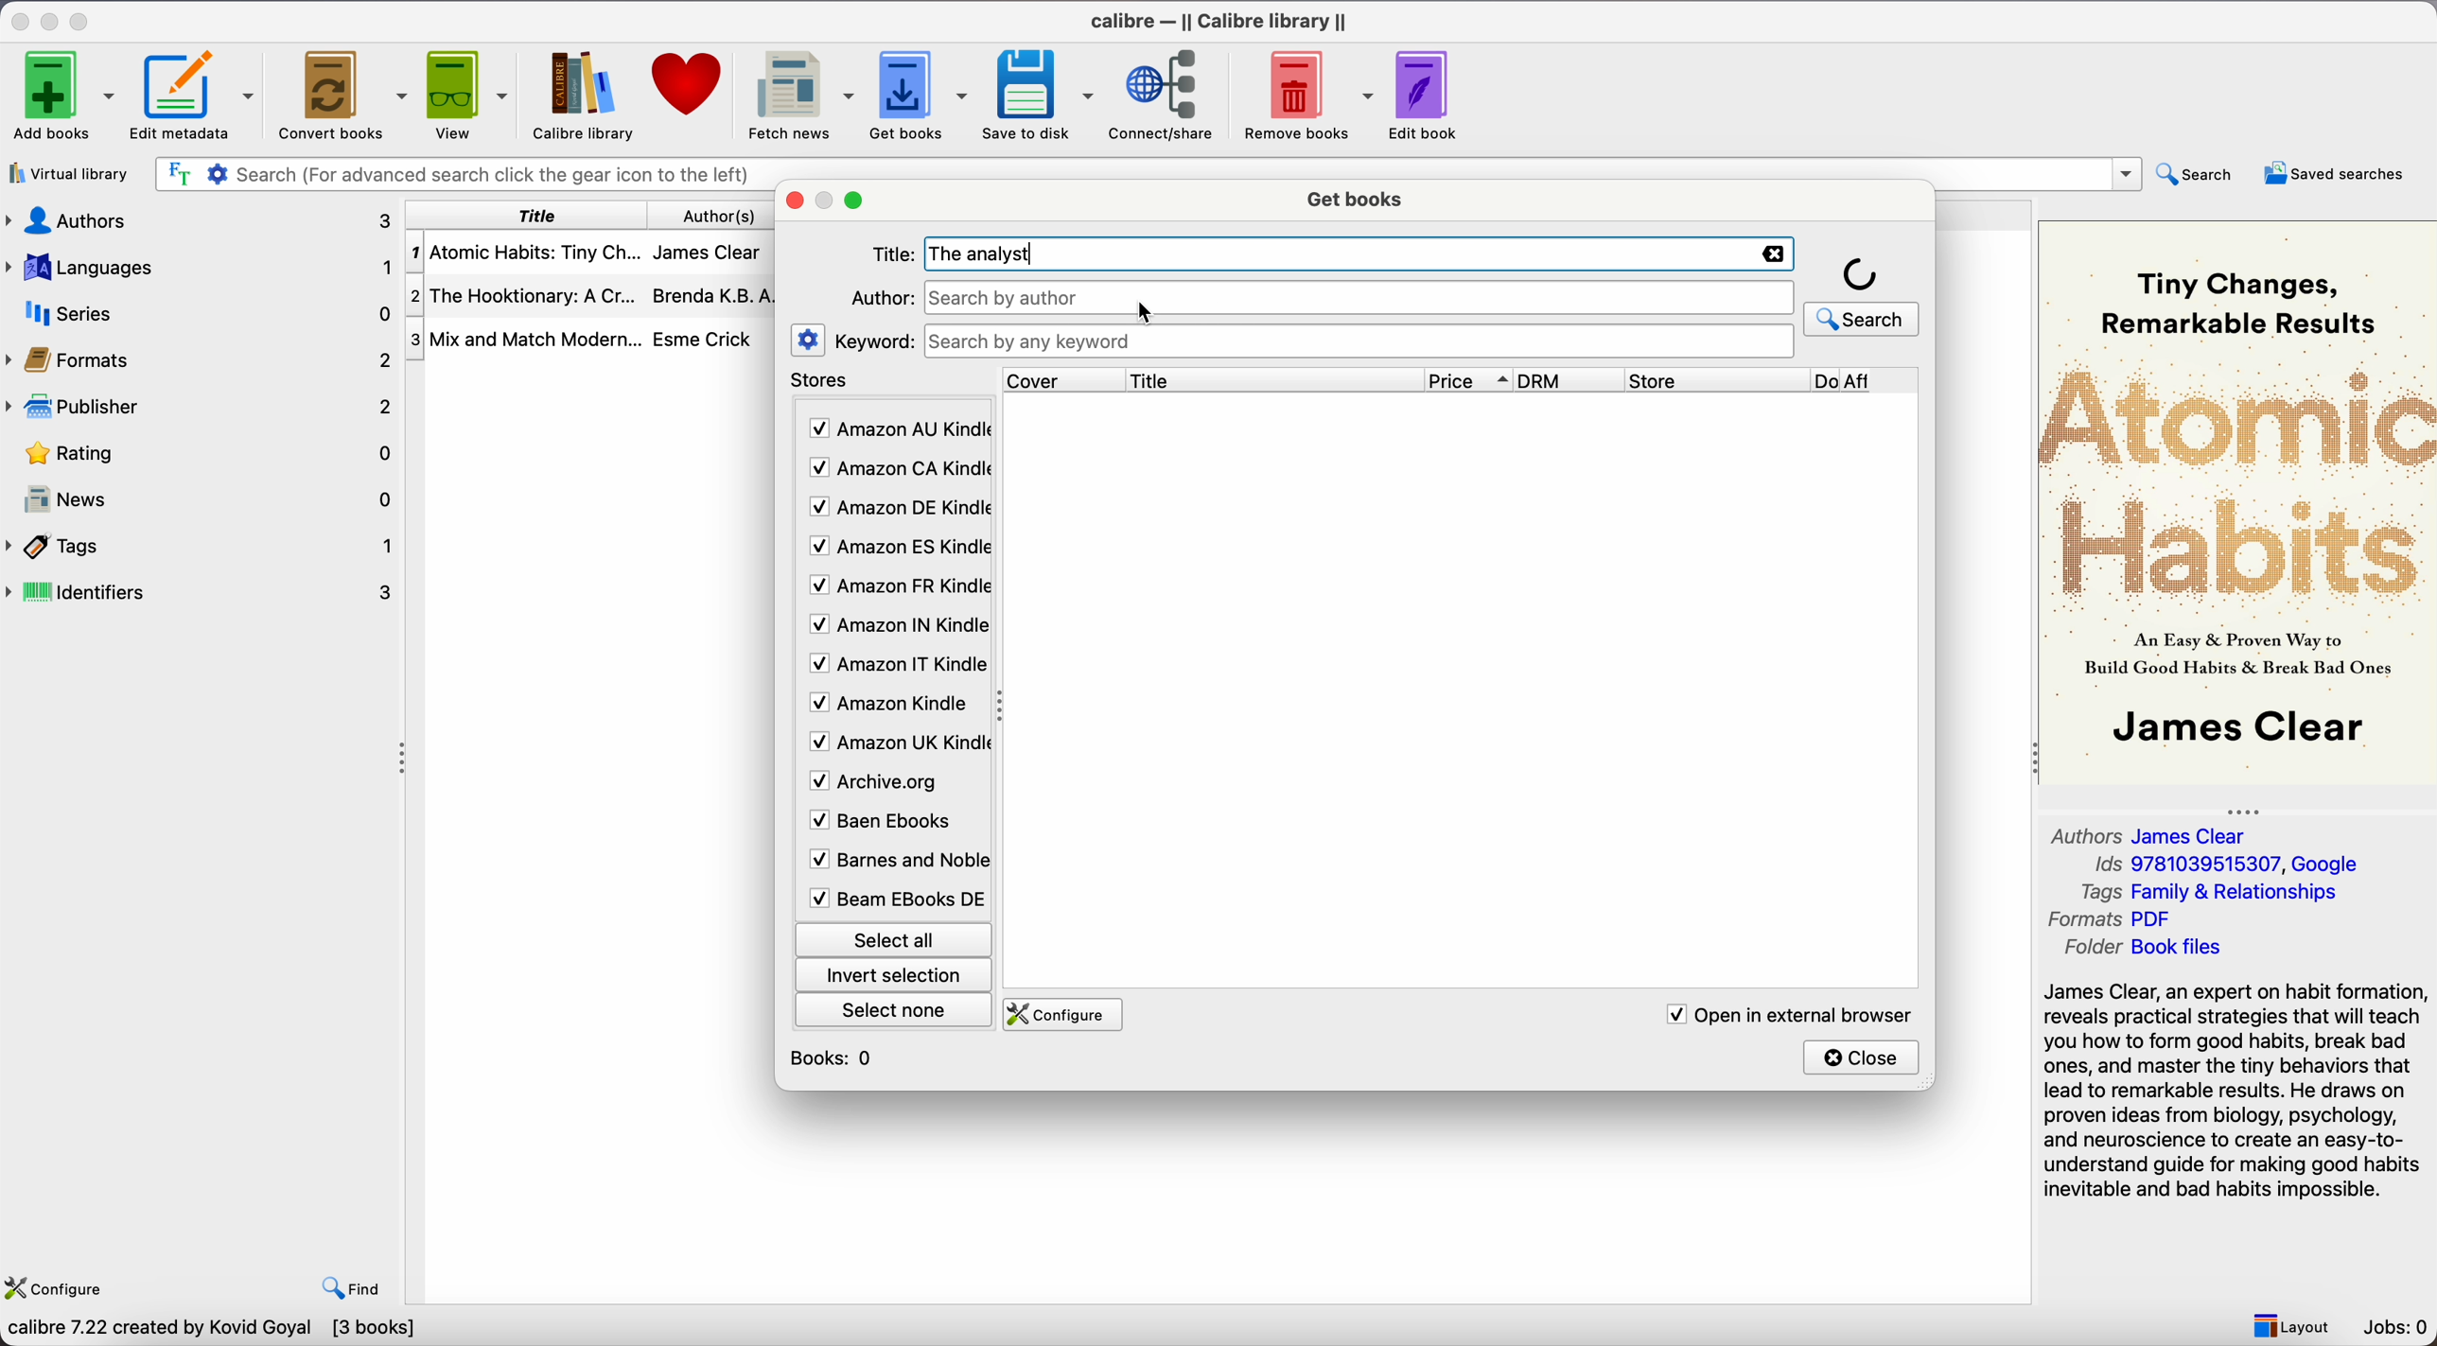 This screenshot has width=2437, height=1346. What do you see at coordinates (18, 20) in the screenshot?
I see `close app` at bounding box center [18, 20].